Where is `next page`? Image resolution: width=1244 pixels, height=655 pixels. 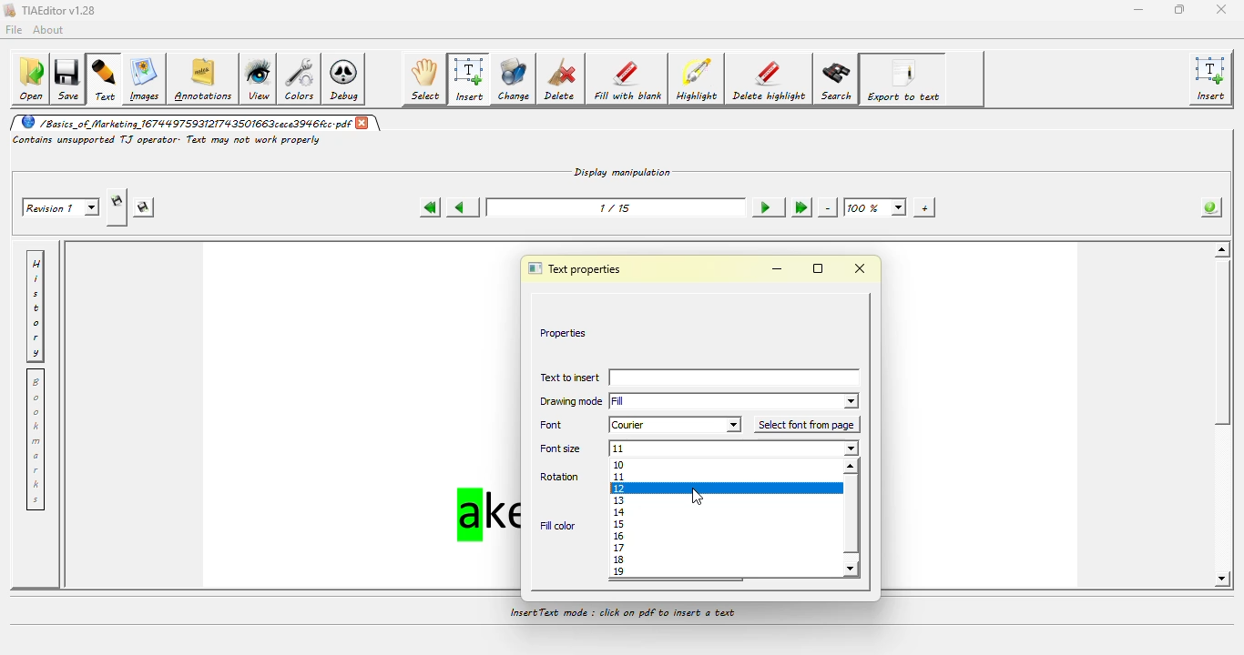
next page is located at coordinates (763, 207).